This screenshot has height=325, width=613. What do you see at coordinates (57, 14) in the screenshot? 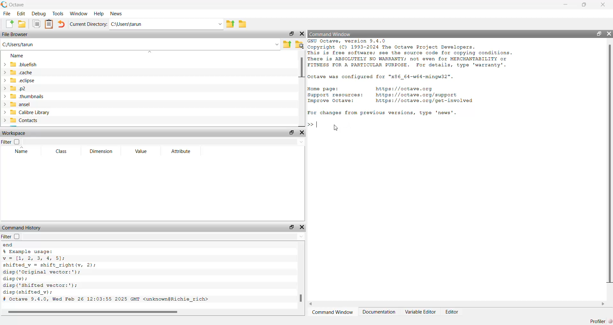
I see `tools` at bounding box center [57, 14].